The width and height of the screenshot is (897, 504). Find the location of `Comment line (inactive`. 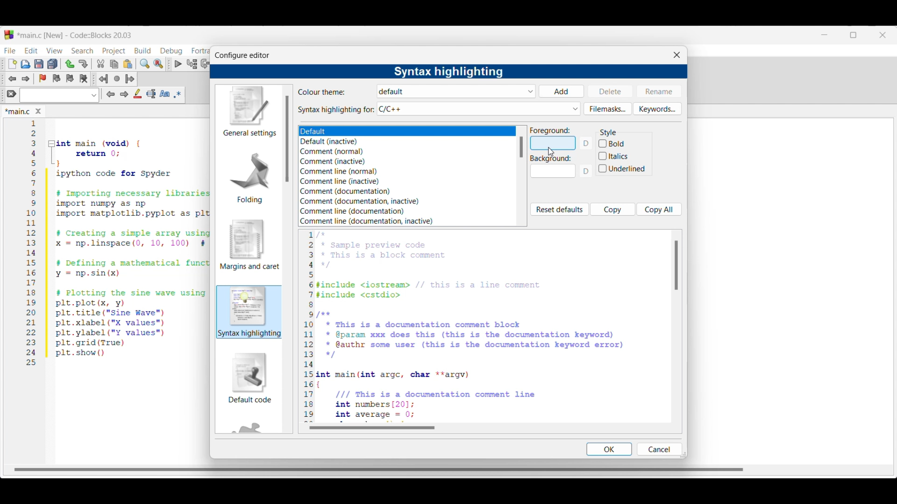

Comment line (inactive is located at coordinates (338, 181).